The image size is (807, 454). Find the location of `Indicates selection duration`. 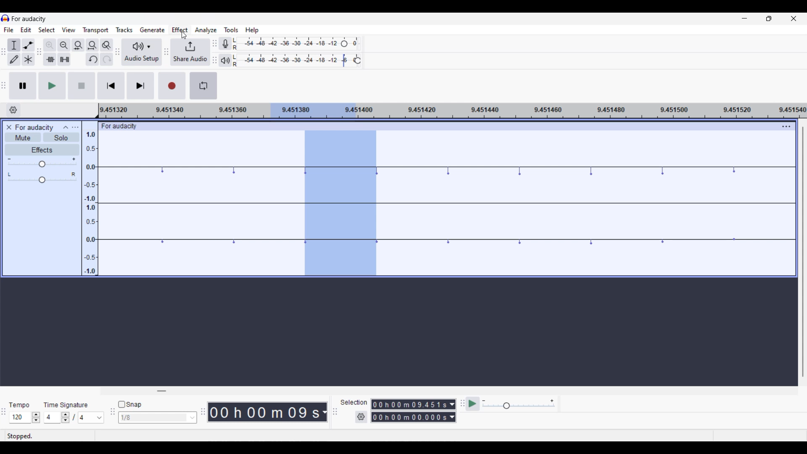

Indicates selection duration is located at coordinates (353, 403).